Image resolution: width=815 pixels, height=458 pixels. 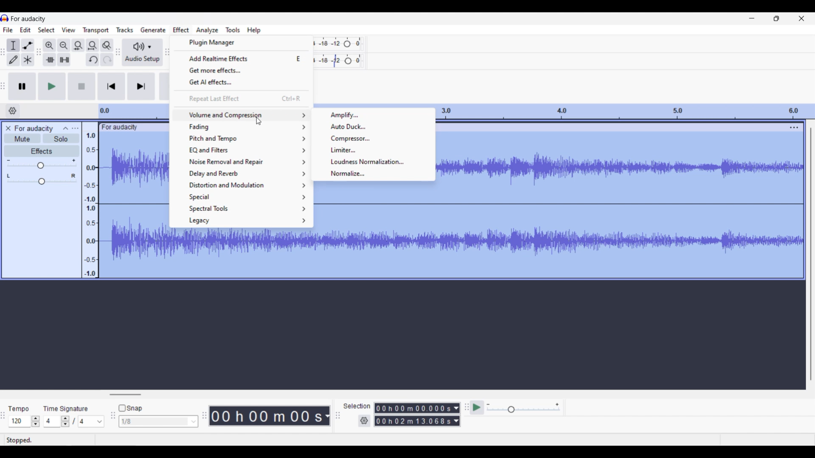 What do you see at coordinates (124, 30) in the screenshot?
I see `Tracks menu ` at bounding box center [124, 30].